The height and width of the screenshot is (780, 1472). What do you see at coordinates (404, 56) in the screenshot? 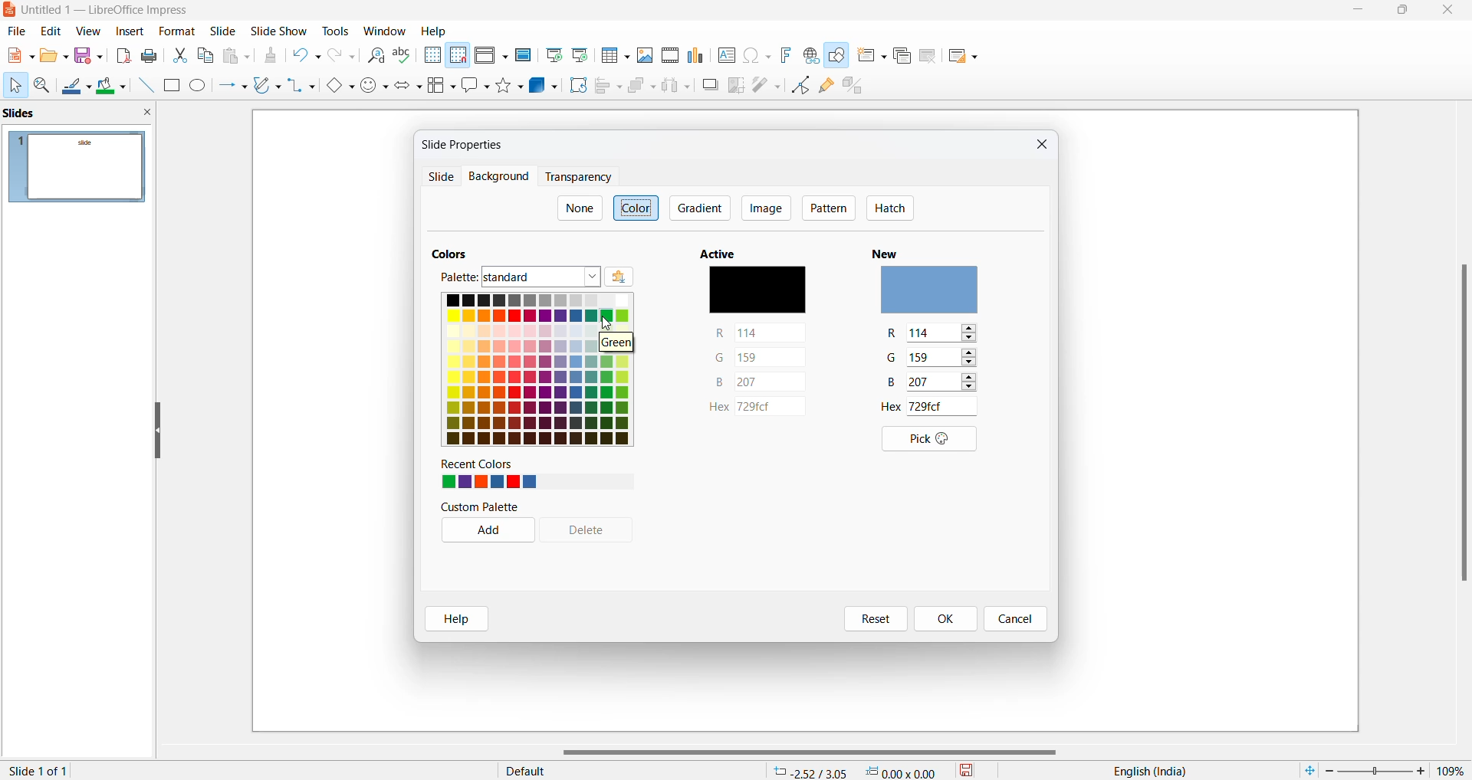
I see `spellings` at bounding box center [404, 56].